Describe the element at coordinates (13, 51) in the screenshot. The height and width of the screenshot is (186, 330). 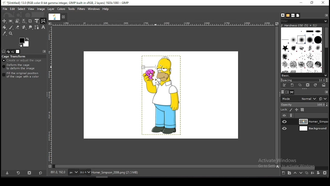
I see `undo history` at that location.